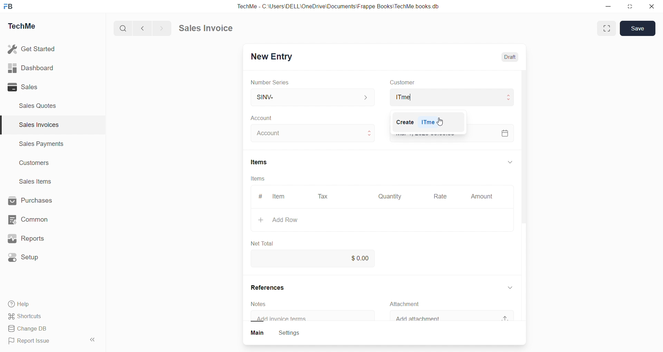 This screenshot has height=352, width=663. What do you see at coordinates (611, 7) in the screenshot?
I see `Minimize` at bounding box center [611, 7].